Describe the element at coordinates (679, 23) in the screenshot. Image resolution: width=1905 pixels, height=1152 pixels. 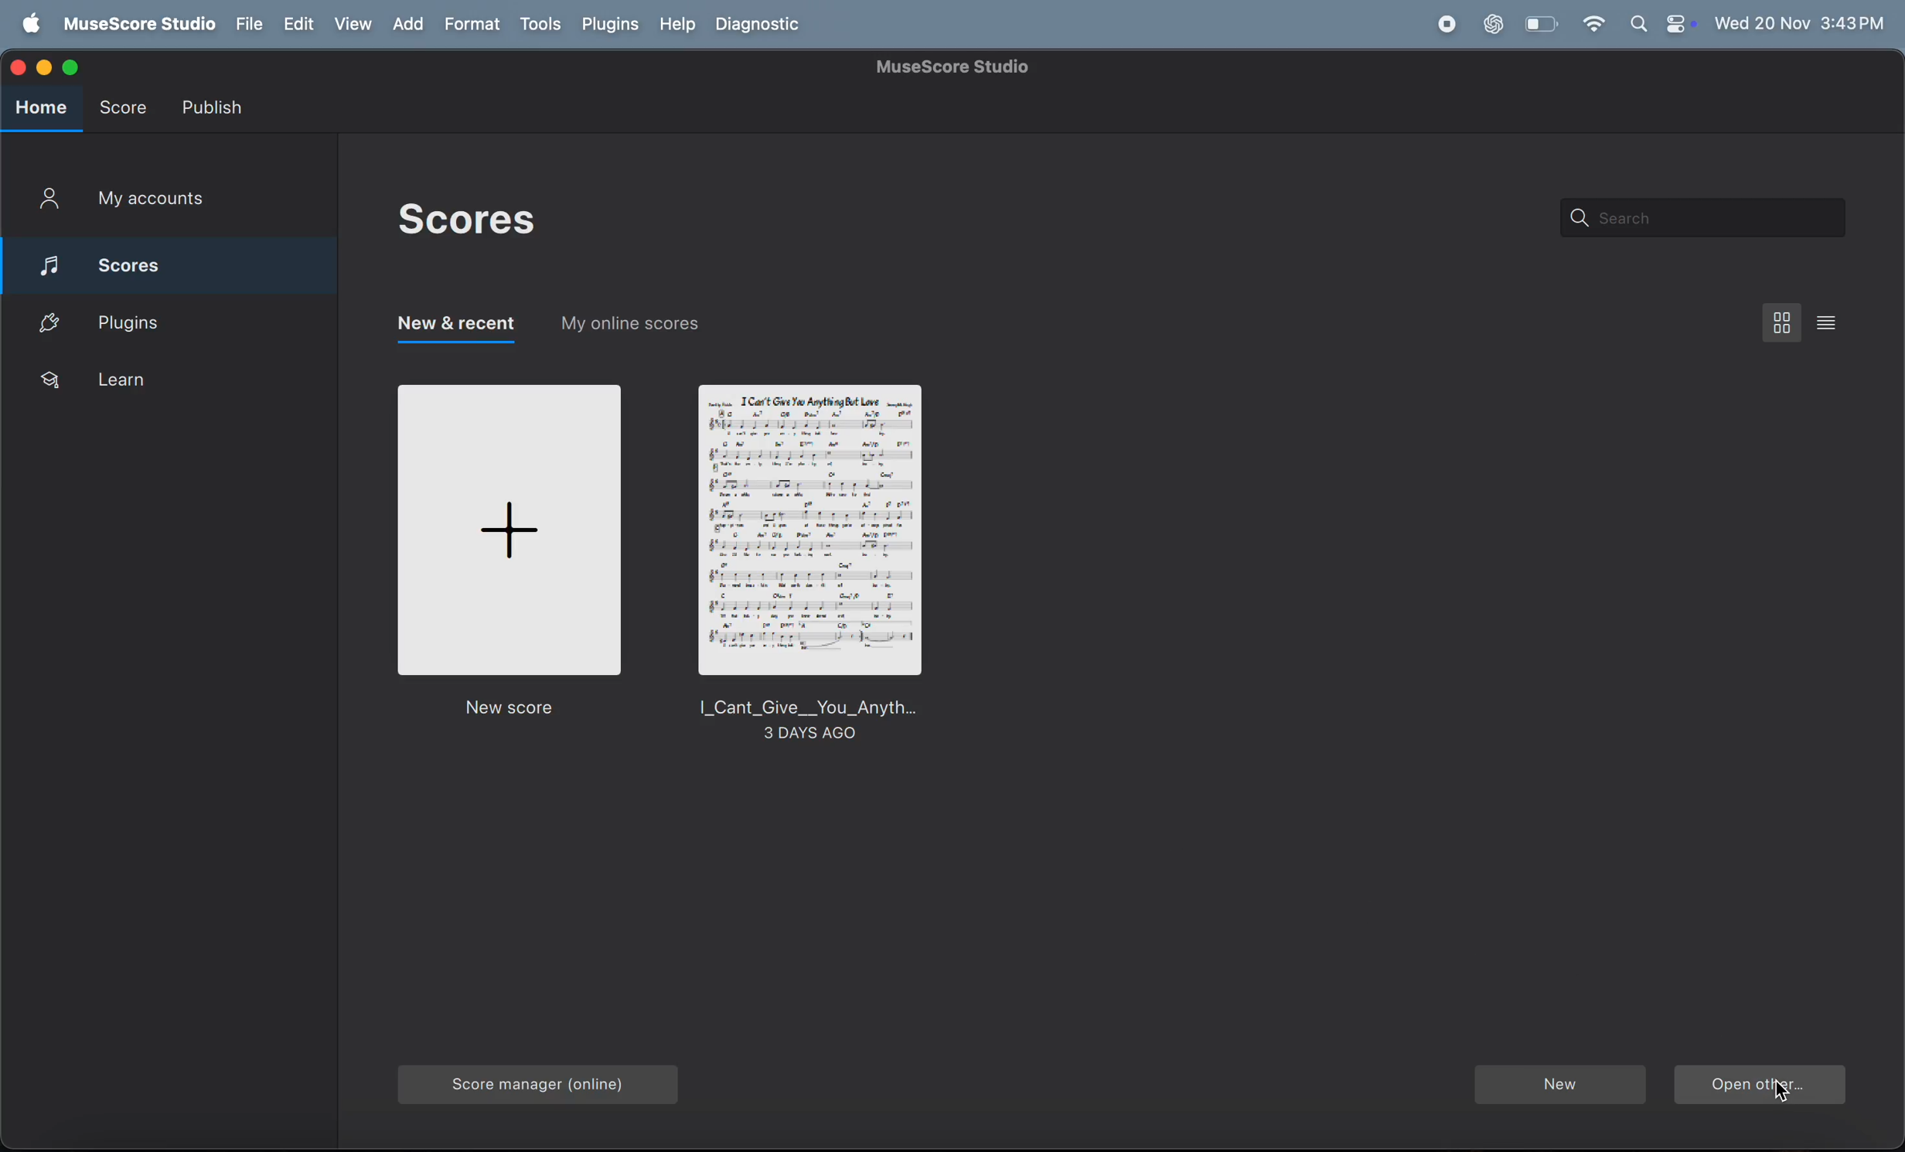
I see `help` at that location.